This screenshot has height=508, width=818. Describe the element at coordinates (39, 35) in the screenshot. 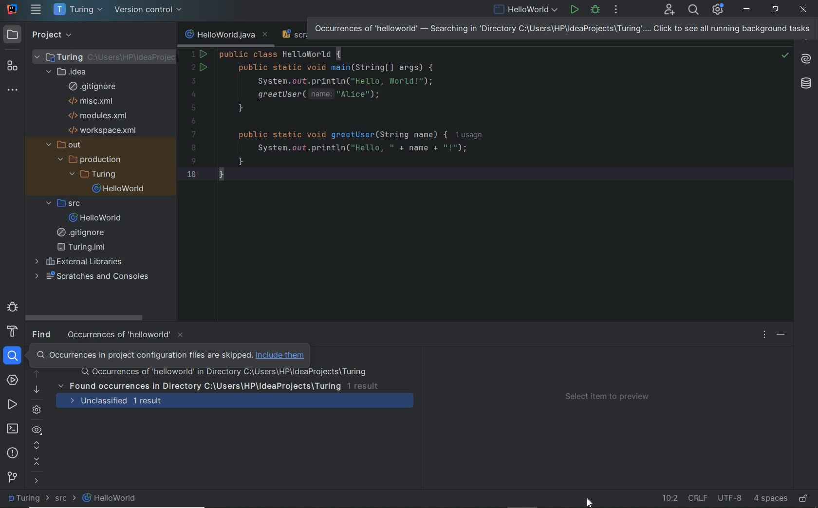

I see `project` at that location.